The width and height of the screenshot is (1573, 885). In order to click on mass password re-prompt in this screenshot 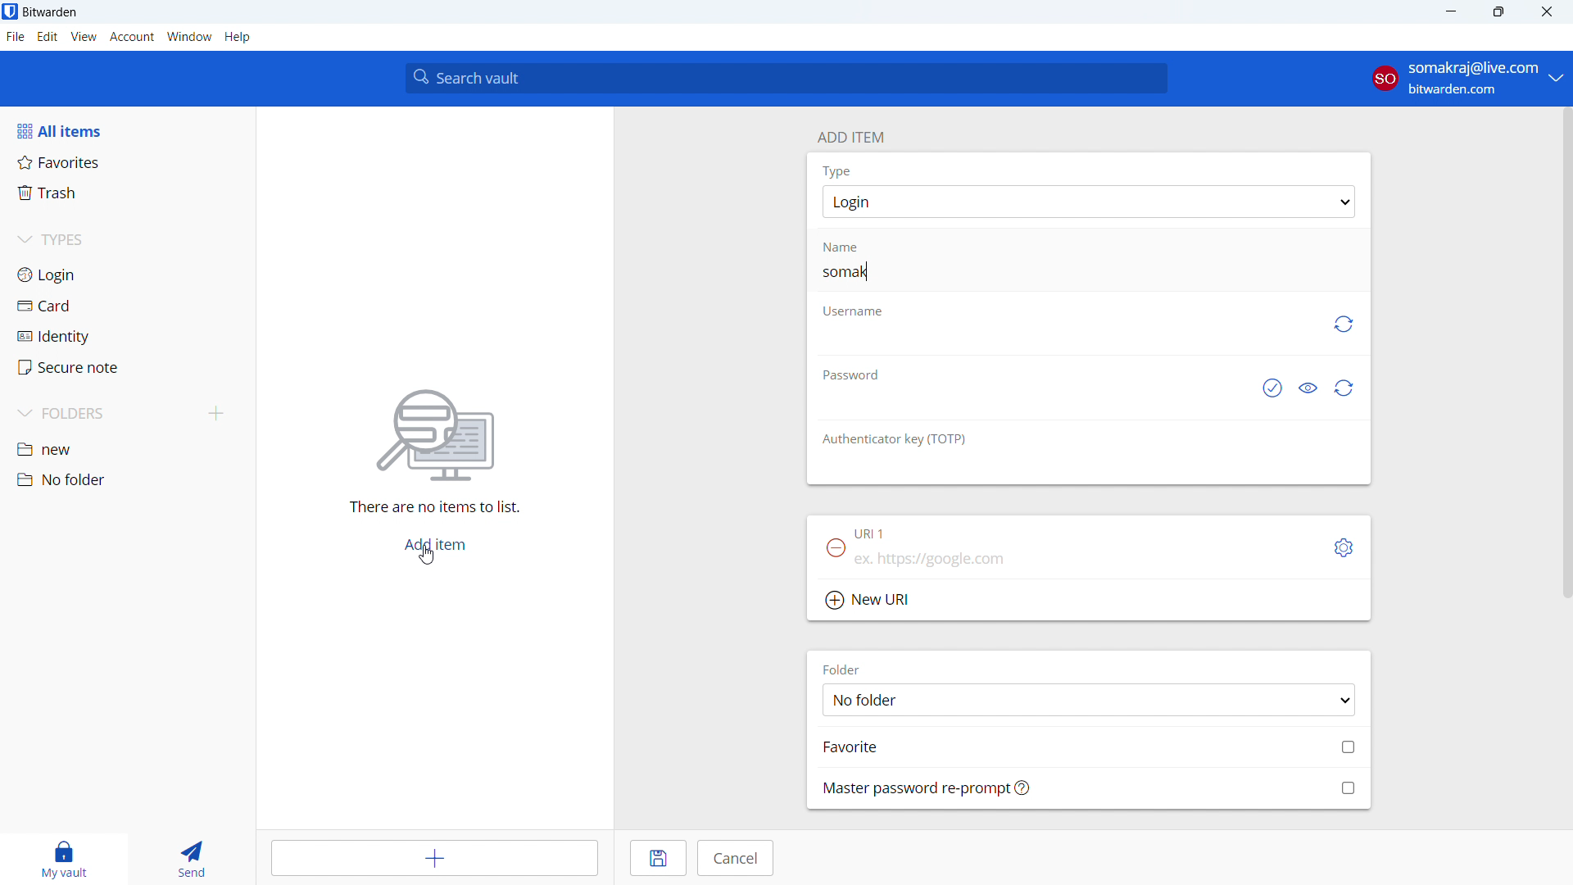, I will do `click(1090, 787)`.